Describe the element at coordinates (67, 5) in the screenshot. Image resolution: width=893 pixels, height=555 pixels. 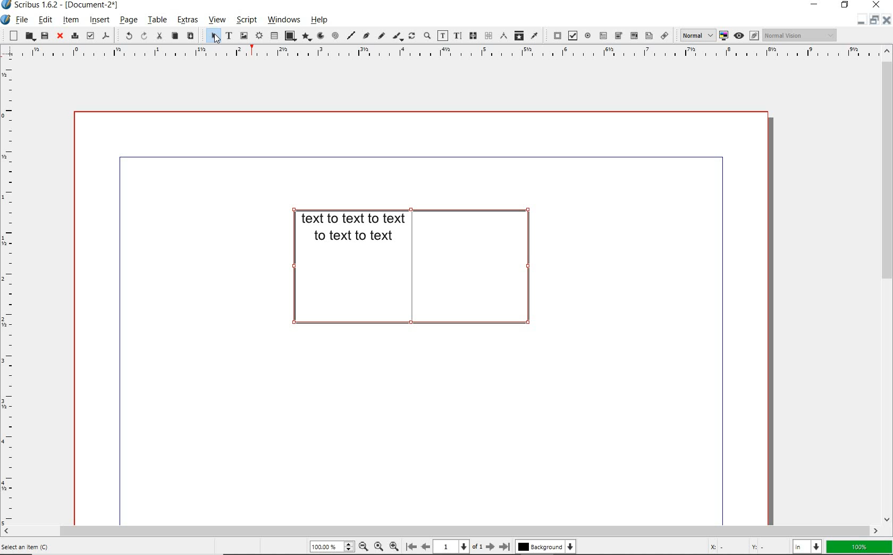
I see ` Scribus 1.6.2 - (Document-2*)` at that location.